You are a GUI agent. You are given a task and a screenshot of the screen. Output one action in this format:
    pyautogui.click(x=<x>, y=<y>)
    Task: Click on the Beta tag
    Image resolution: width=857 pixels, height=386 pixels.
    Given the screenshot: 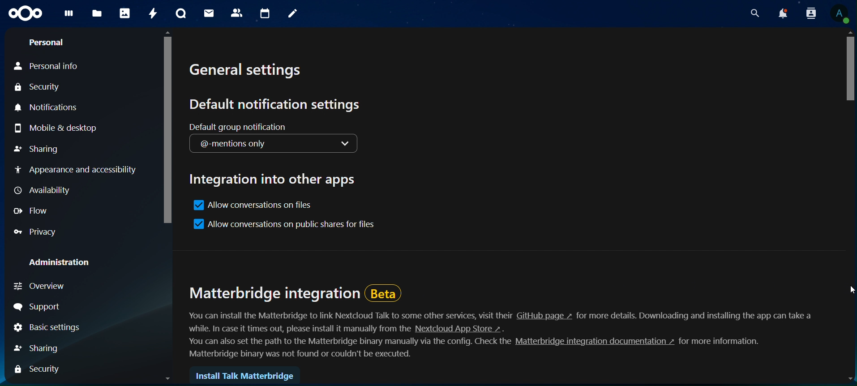 What is the action you would take?
    pyautogui.click(x=386, y=294)
    